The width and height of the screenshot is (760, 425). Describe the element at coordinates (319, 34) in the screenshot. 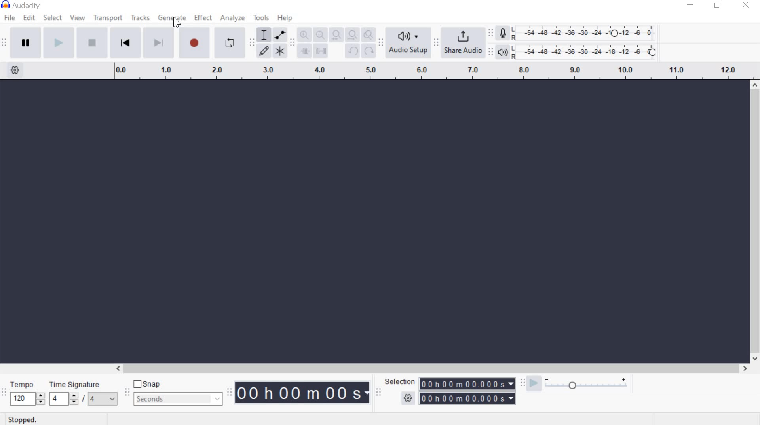

I see `Zoom Out` at that location.